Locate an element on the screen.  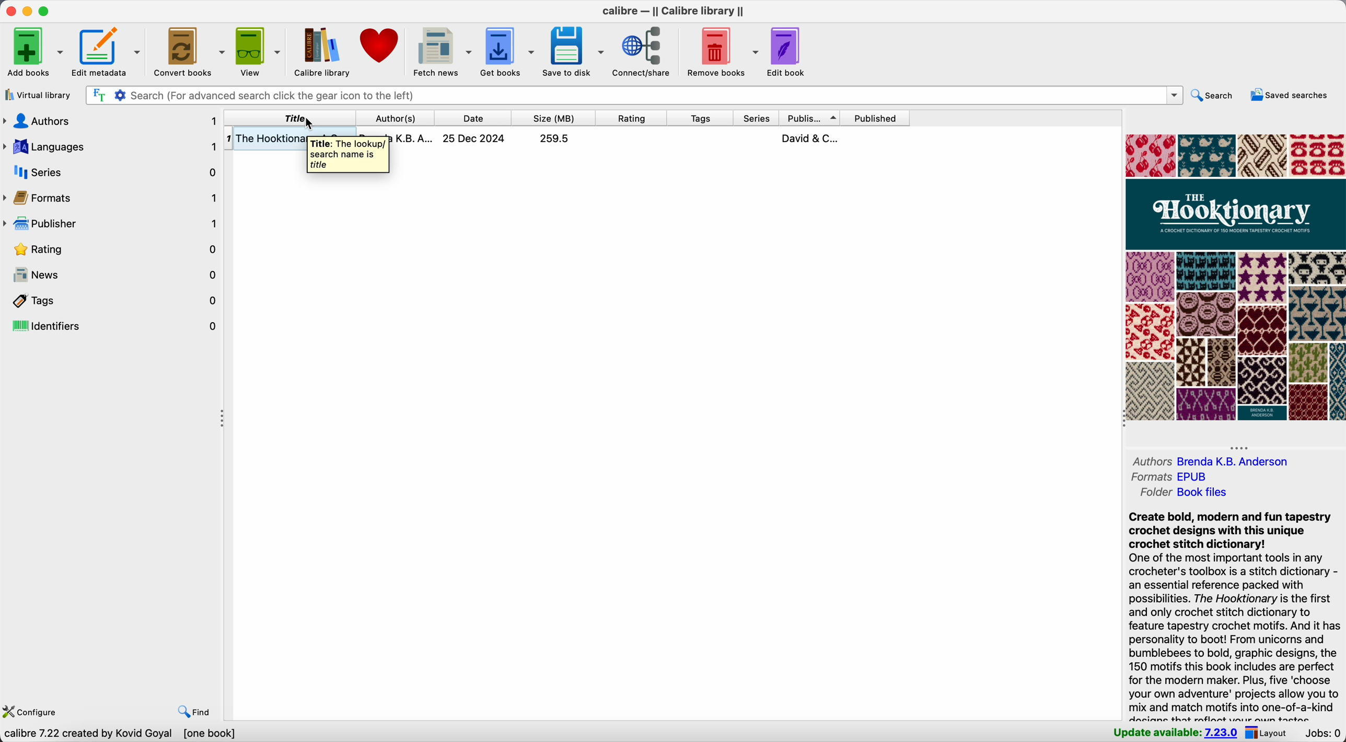
edit metadata is located at coordinates (112, 52).